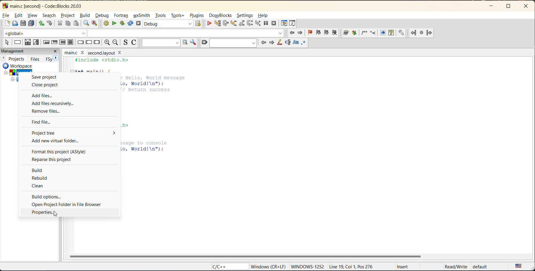 The width and height of the screenshot is (535, 271). Describe the element at coordinates (21, 24) in the screenshot. I see `save` at that location.